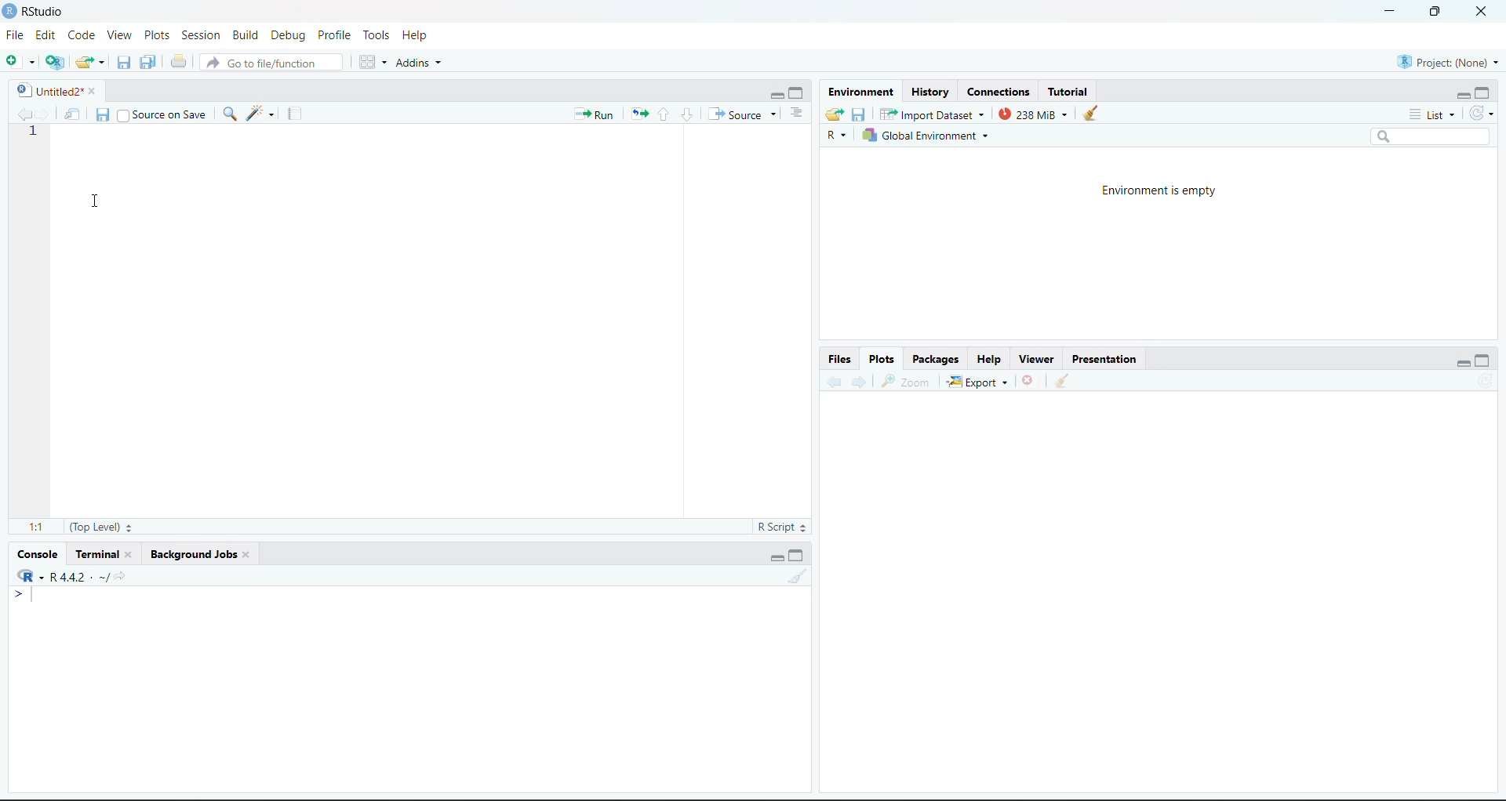 The height and width of the screenshot is (801, 1506). Describe the element at coordinates (11, 12) in the screenshot. I see `logo` at that location.